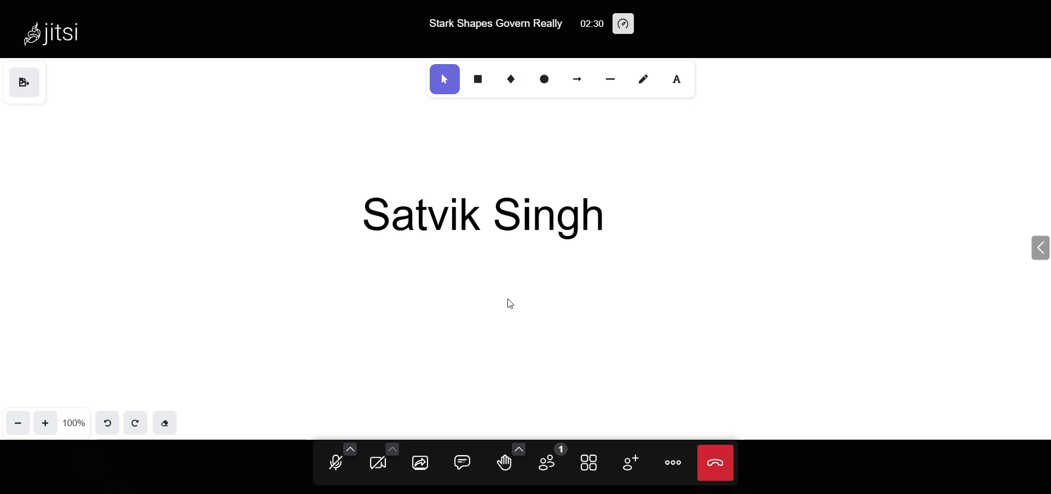  Describe the element at coordinates (47, 422) in the screenshot. I see `zoom in` at that location.